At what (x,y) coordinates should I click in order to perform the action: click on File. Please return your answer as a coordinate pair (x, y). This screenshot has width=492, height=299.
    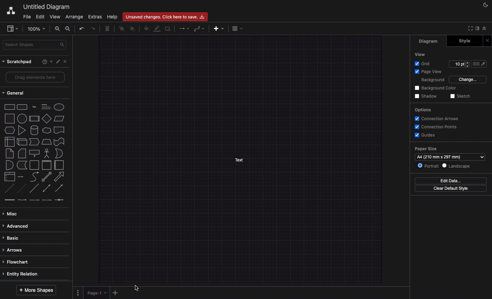
    Looking at the image, I should click on (27, 17).